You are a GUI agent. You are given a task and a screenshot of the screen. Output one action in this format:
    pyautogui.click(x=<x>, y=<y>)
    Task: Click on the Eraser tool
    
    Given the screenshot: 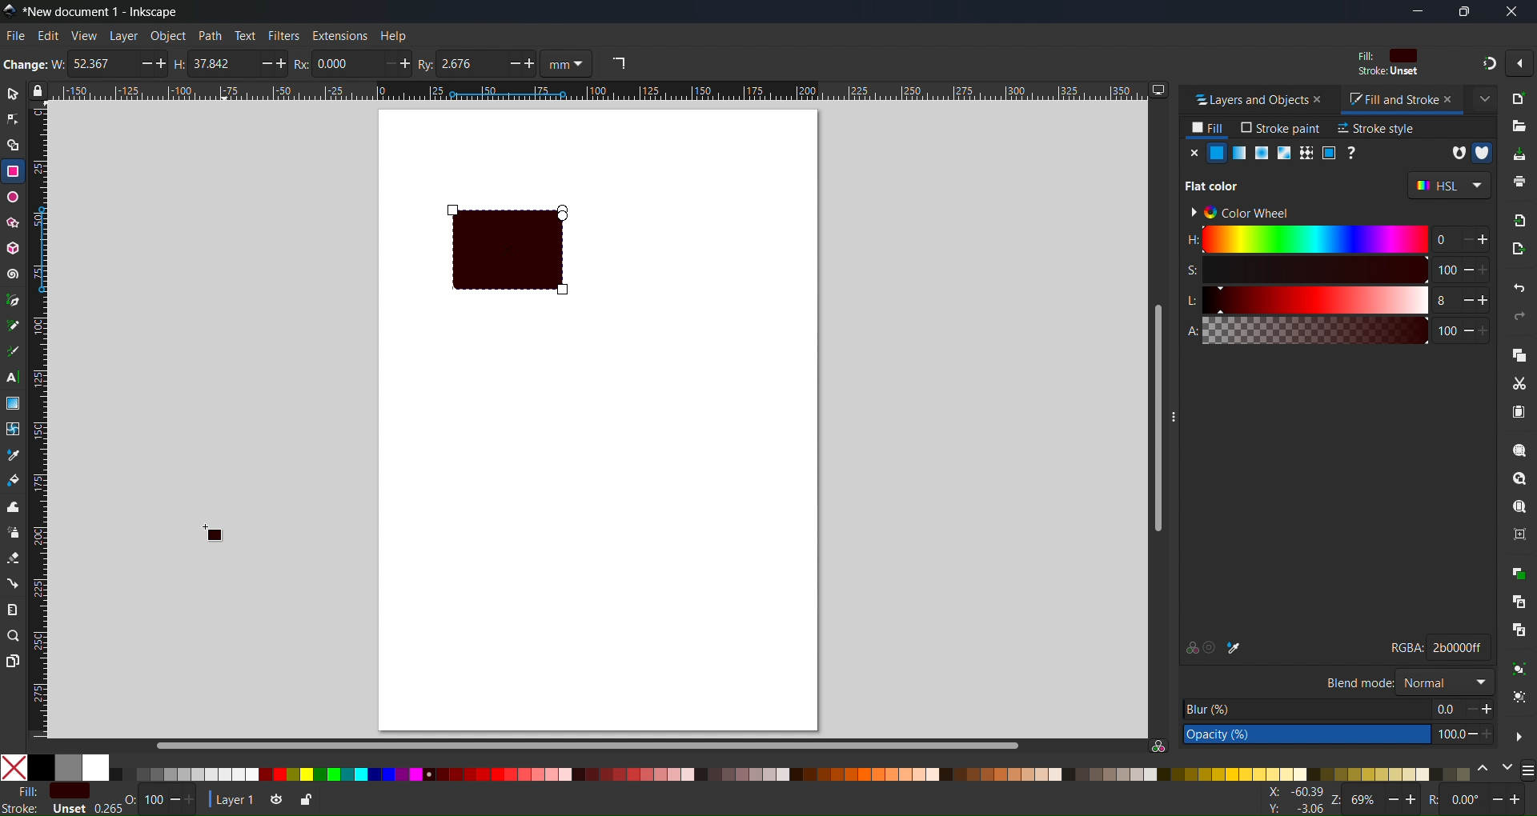 What is the action you would take?
    pyautogui.click(x=14, y=558)
    